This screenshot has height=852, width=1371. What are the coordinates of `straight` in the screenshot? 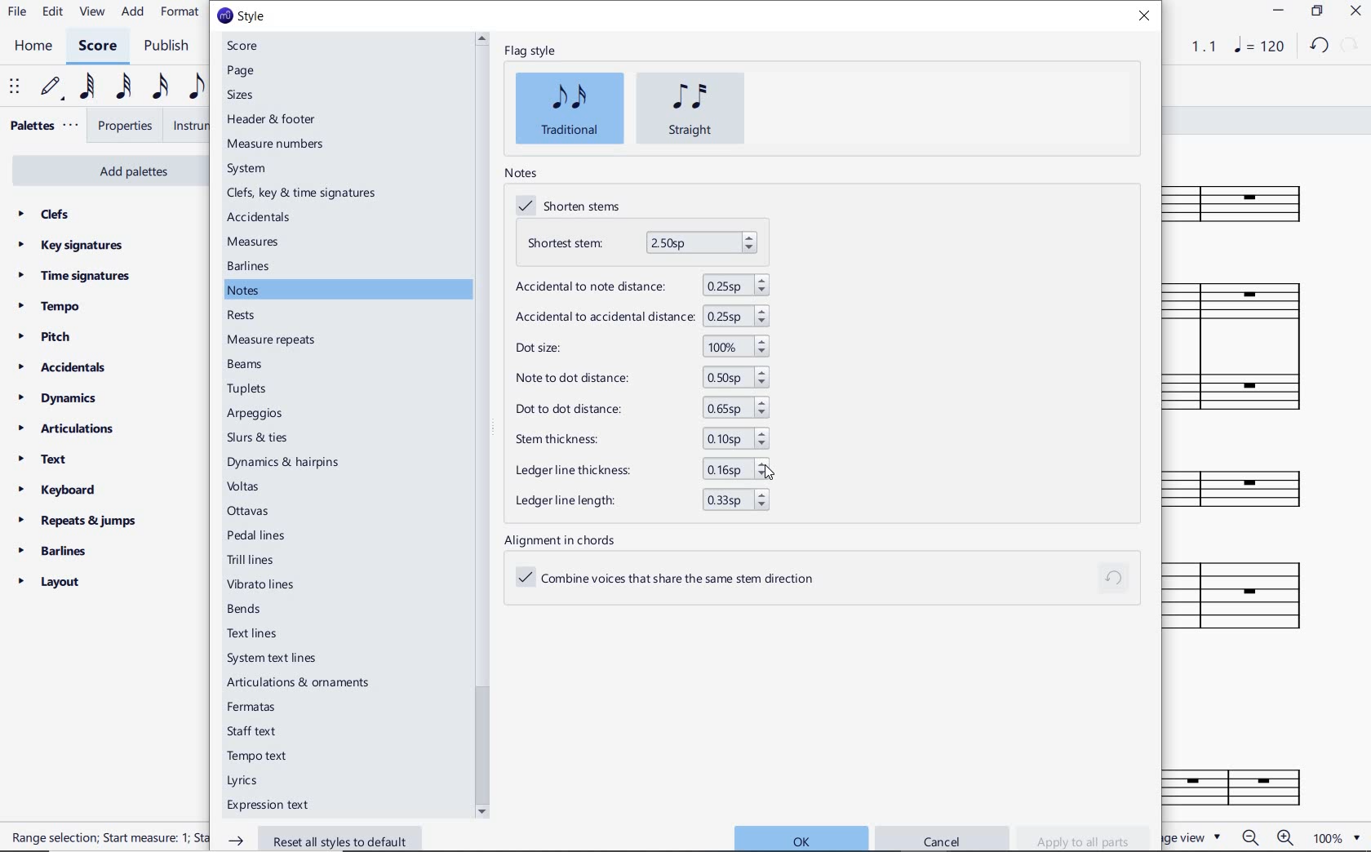 It's located at (691, 109).